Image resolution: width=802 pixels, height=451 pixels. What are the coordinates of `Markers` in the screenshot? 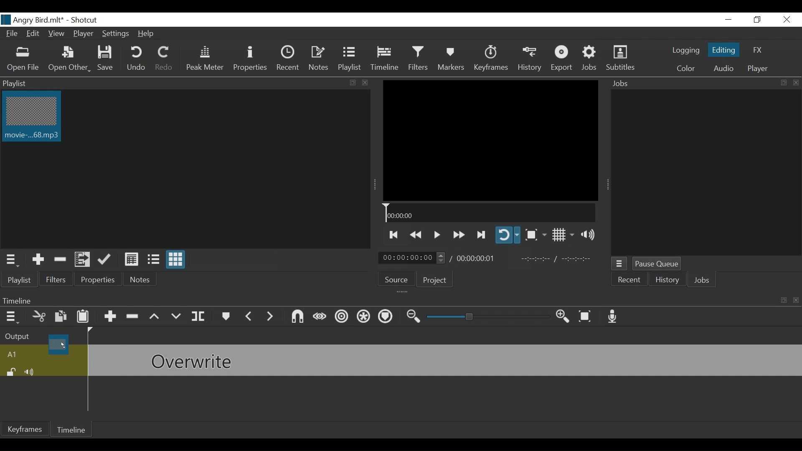 It's located at (451, 58).